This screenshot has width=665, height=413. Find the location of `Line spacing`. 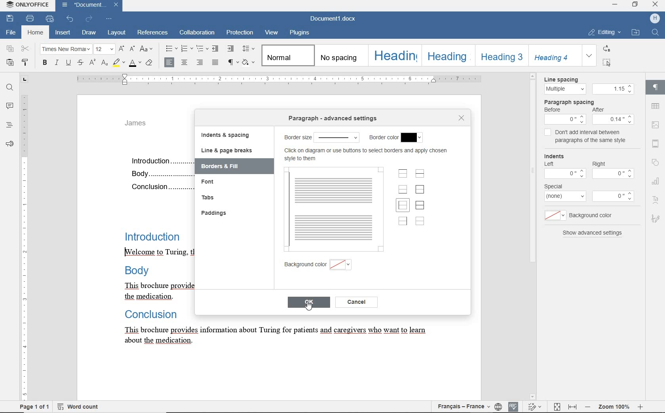

Line spacing is located at coordinates (567, 79).